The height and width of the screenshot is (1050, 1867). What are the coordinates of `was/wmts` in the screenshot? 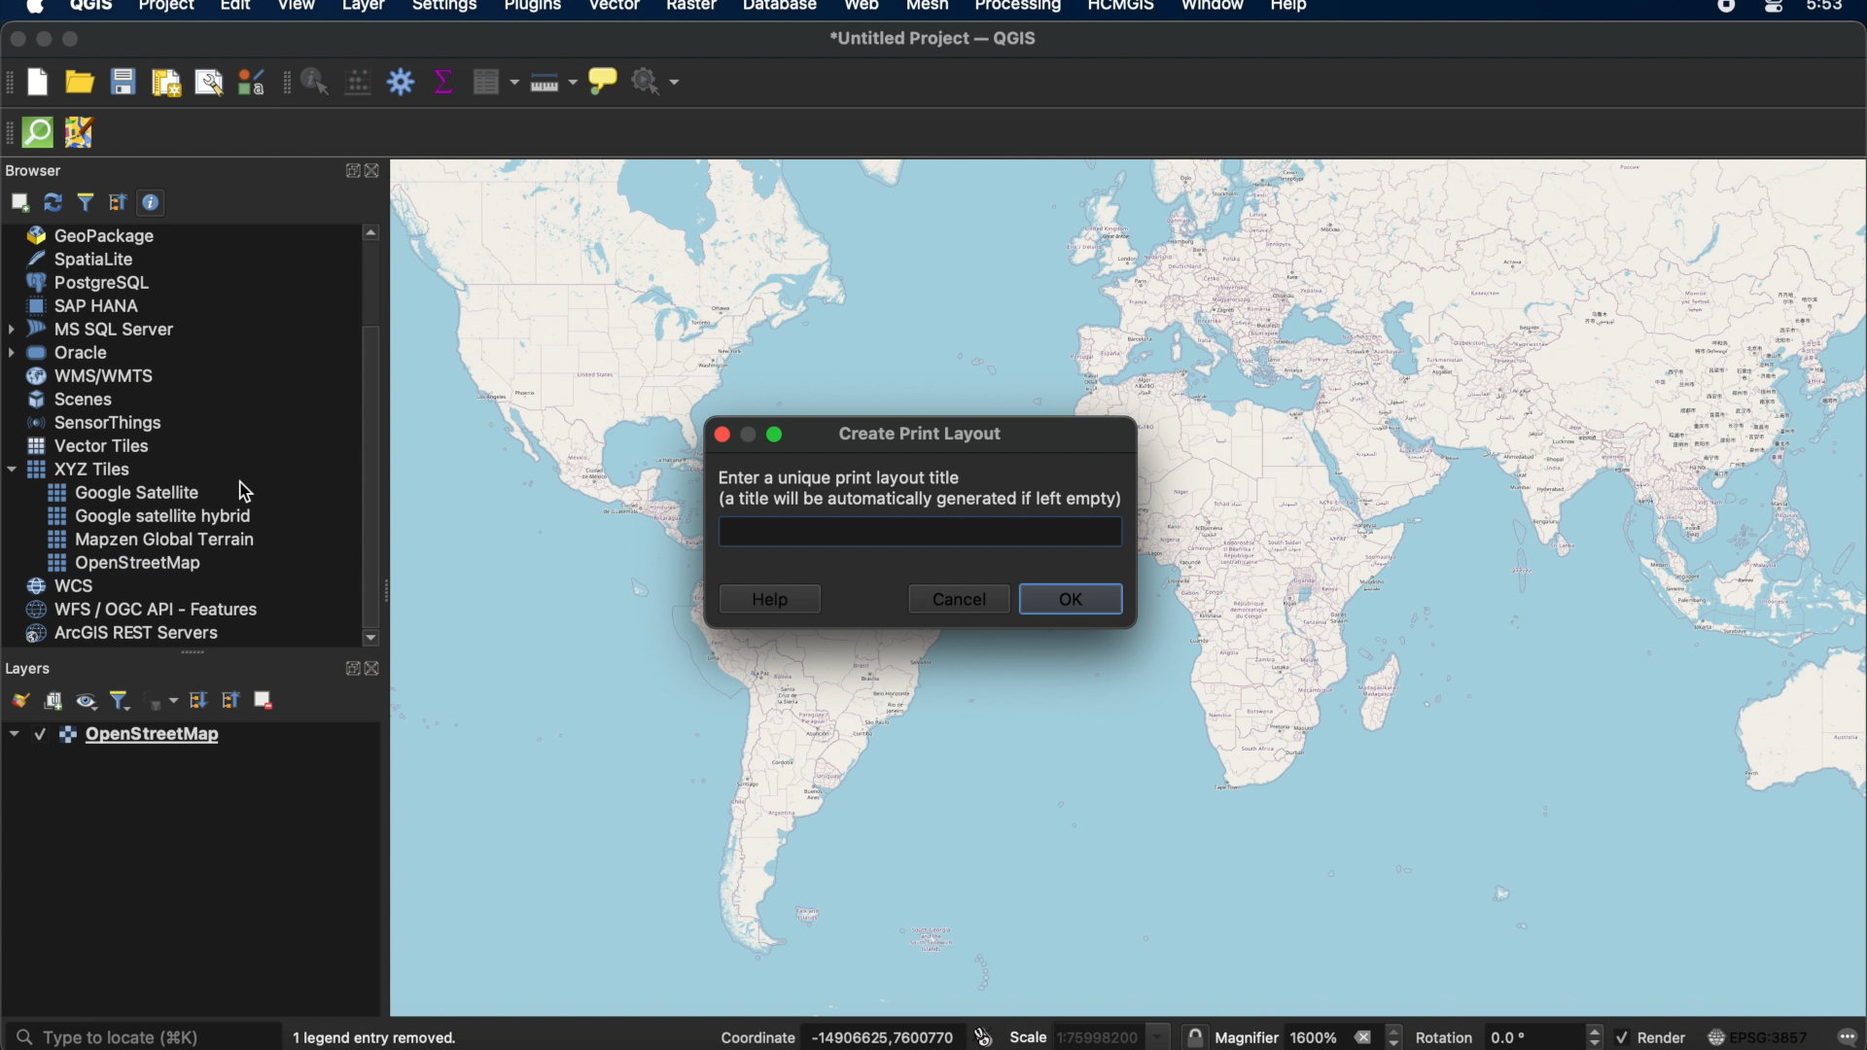 It's located at (88, 377).